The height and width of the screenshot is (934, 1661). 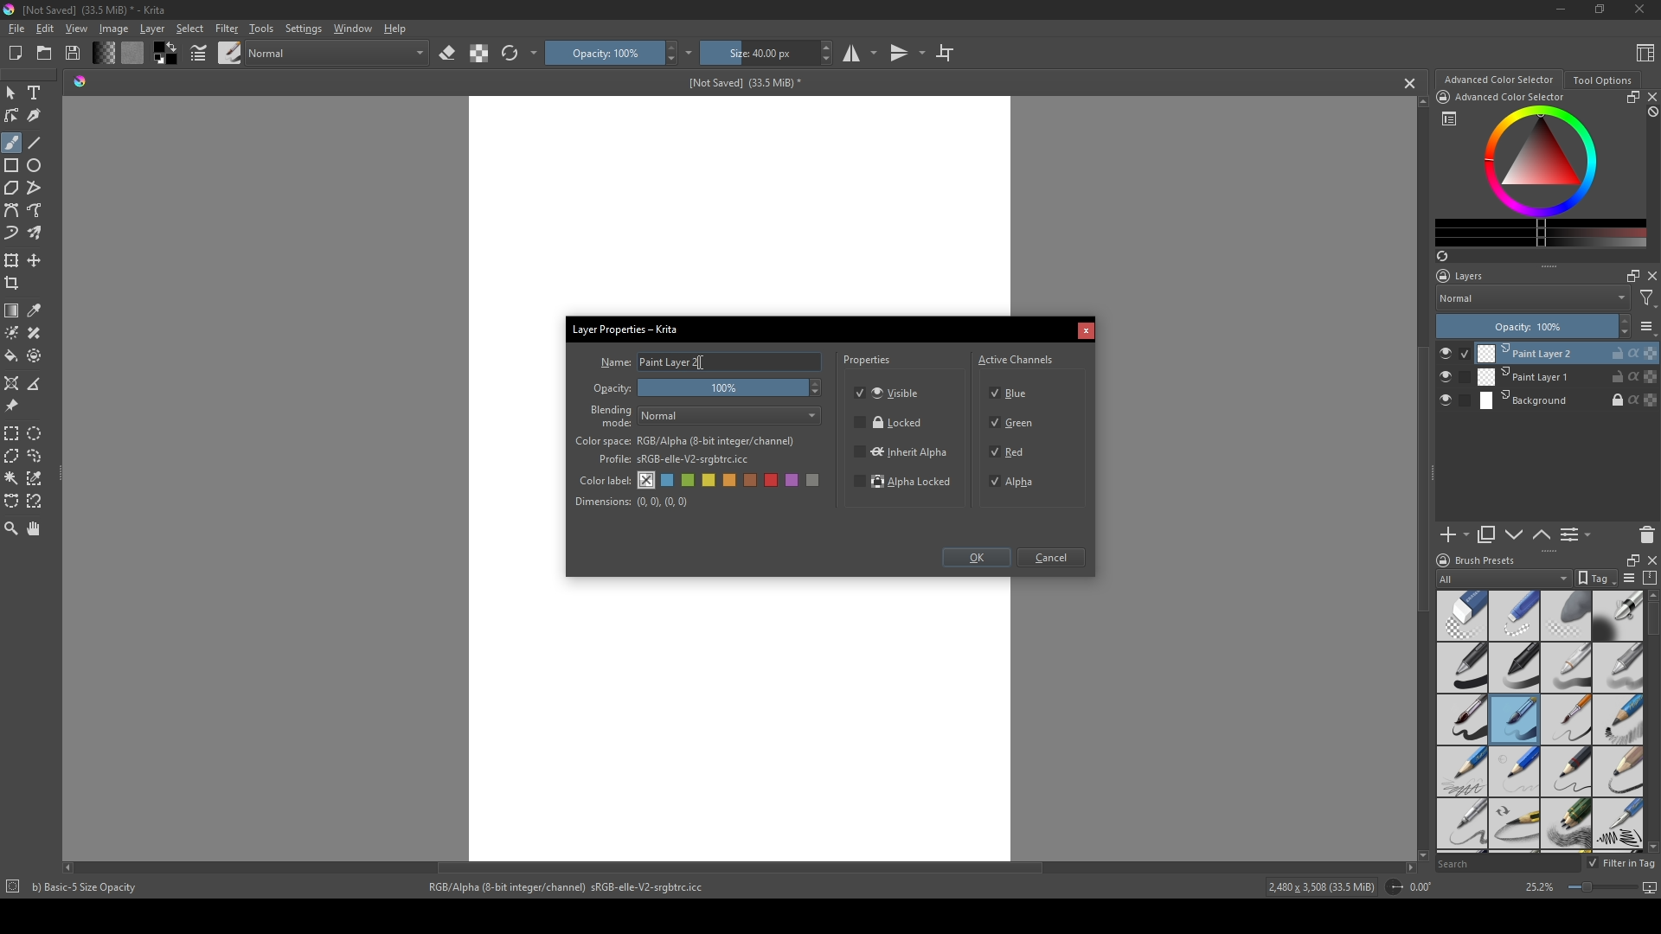 I want to click on calligraphy pen, so click(x=1618, y=826).